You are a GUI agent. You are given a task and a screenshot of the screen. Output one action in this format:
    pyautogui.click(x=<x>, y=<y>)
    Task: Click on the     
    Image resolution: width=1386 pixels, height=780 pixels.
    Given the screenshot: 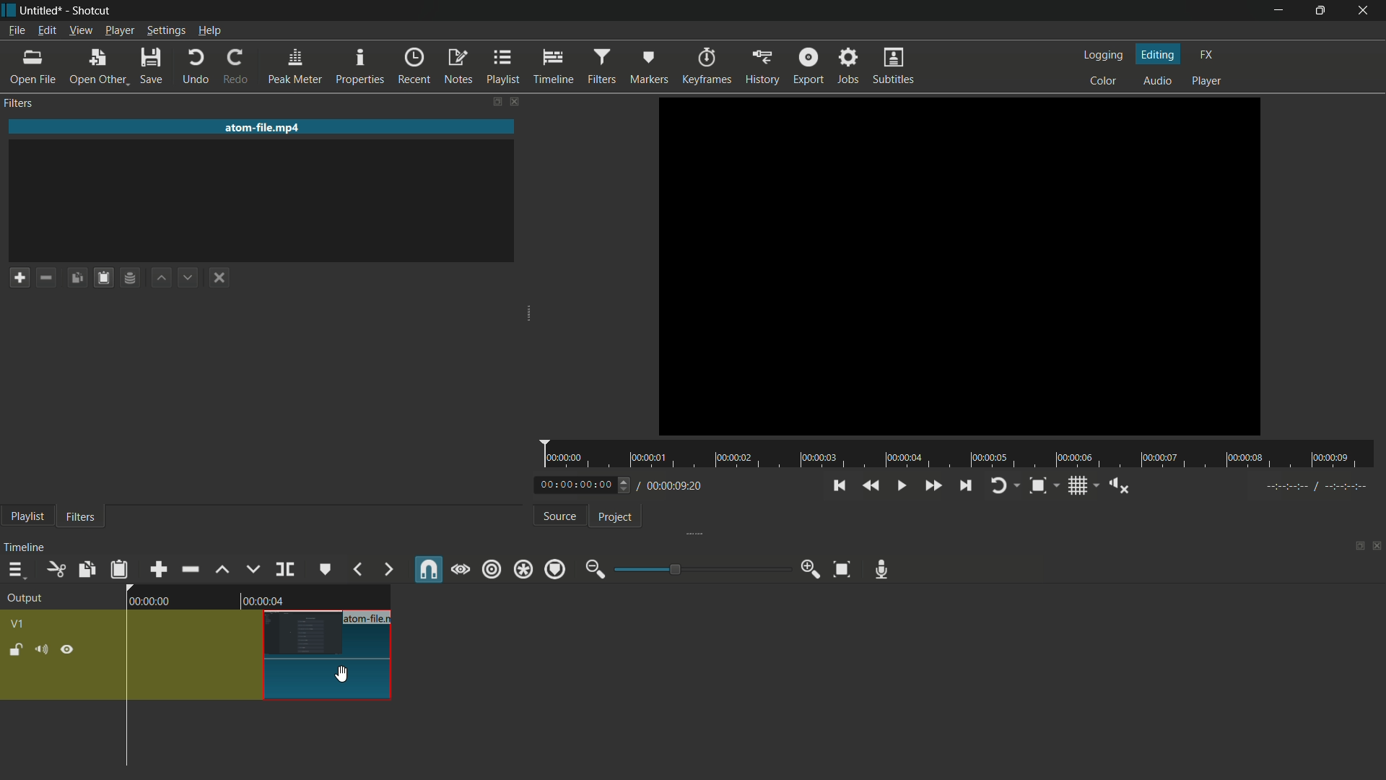 What is the action you would take?
    pyautogui.click(x=159, y=569)
    